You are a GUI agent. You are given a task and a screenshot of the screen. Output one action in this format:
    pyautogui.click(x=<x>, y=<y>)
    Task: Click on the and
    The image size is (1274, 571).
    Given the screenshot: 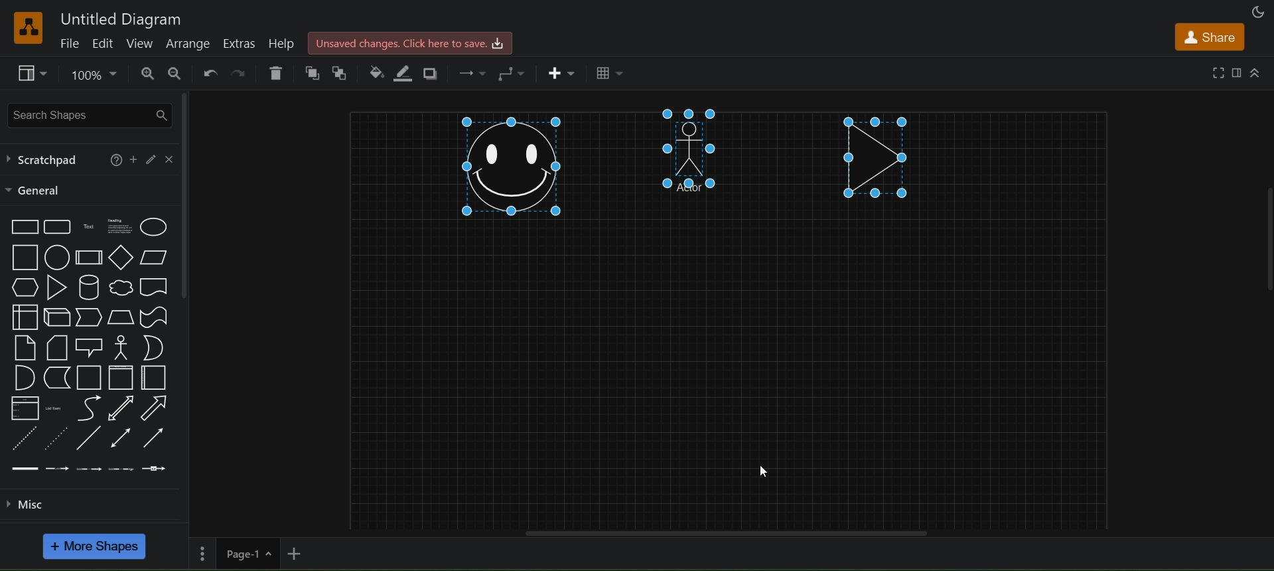 What is the action you would take?
    pyautogui.click(x=23, y=378)
    